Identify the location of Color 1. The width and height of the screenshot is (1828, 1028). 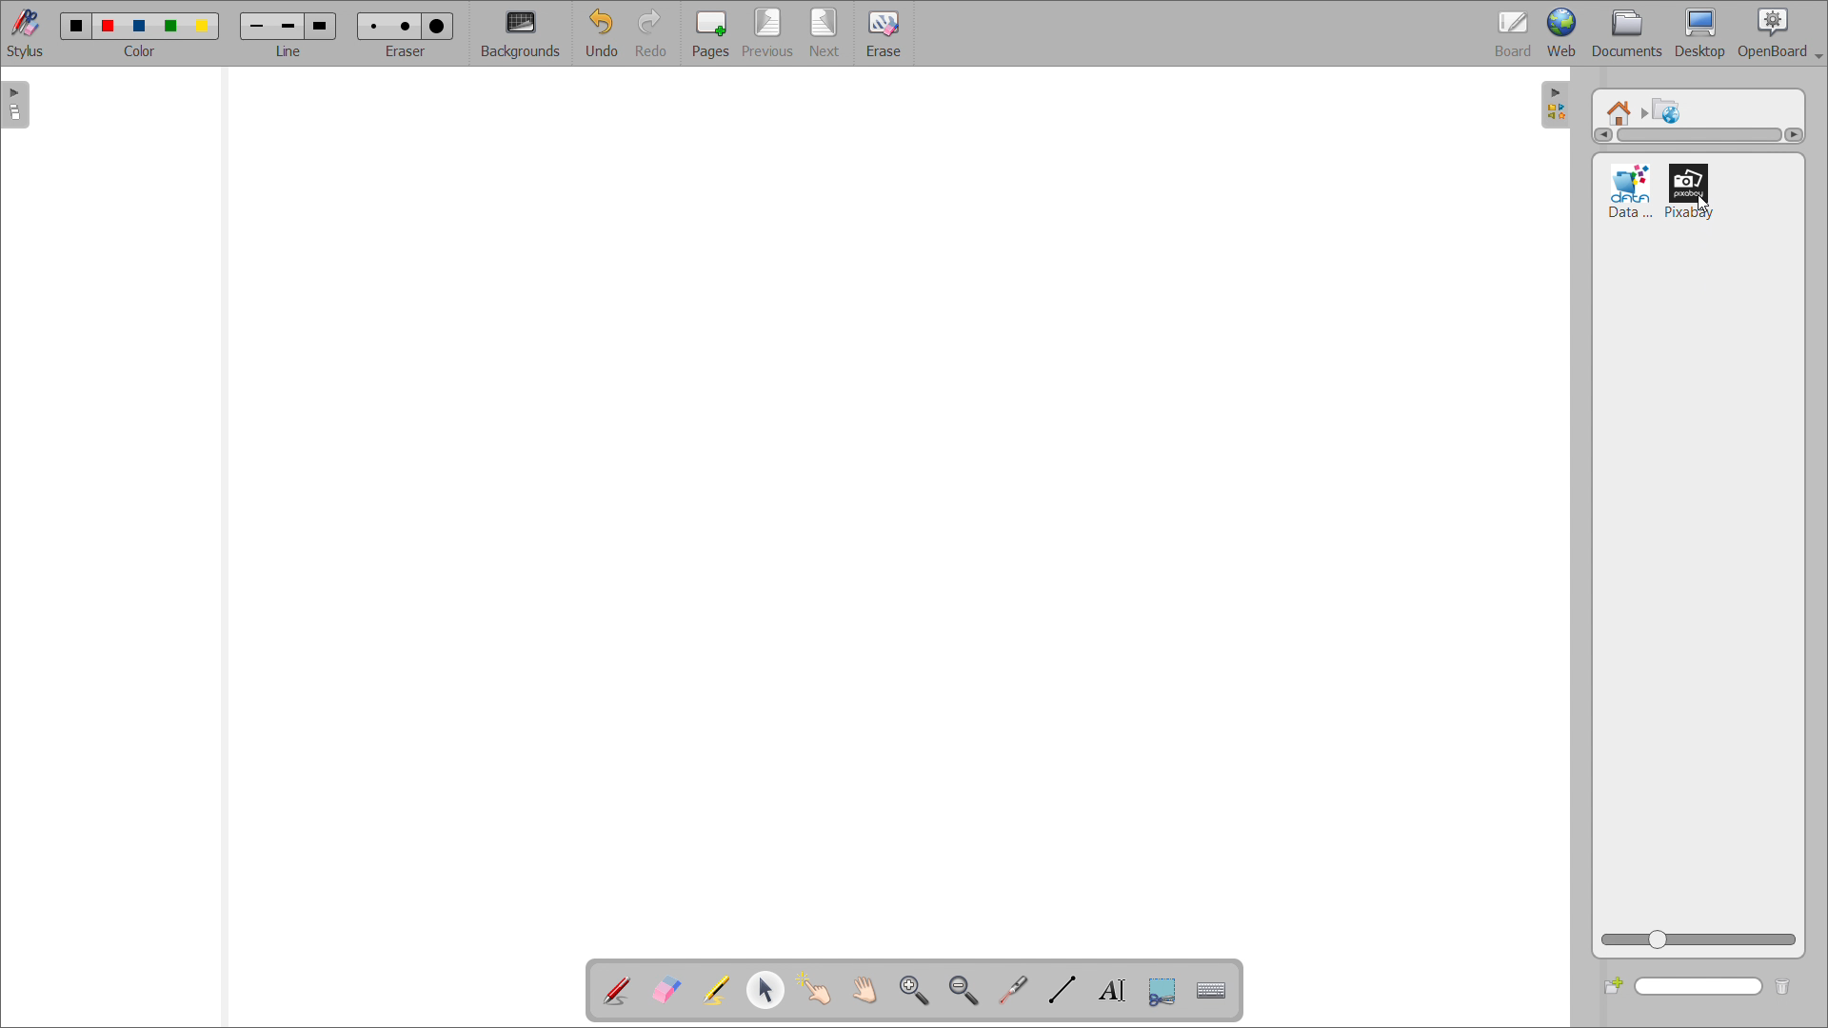
(74, 26).